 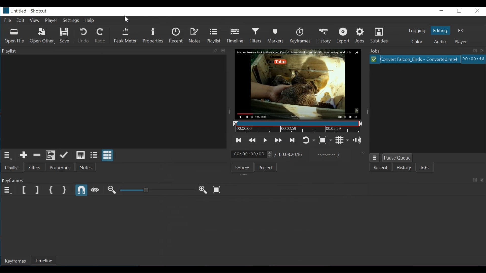 What do you see at coordinates (298, 127) in the screenshot?
I see `Timeline` at bounding box center [298, 127].